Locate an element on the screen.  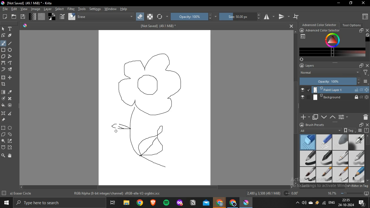
view is located at coordinates (24, 9).